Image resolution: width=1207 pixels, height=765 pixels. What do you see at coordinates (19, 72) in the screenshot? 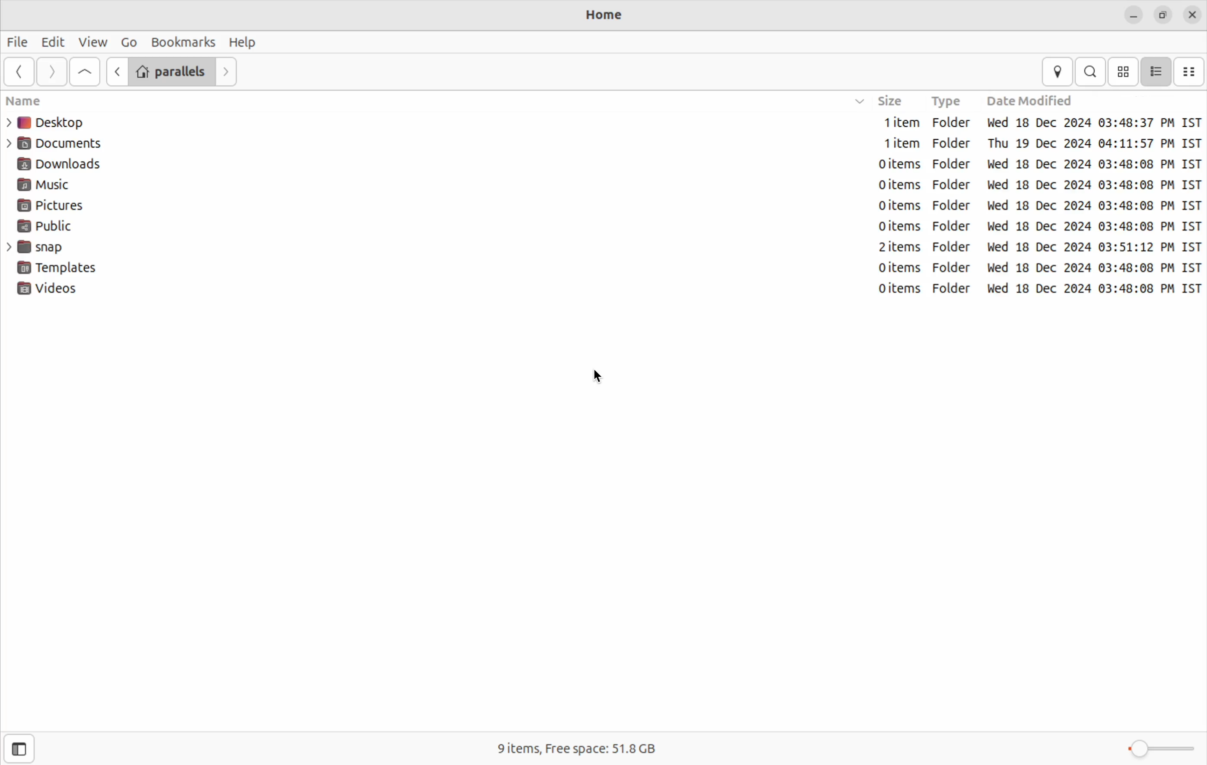
I see `Go previous` at bounding box center [19, 72].